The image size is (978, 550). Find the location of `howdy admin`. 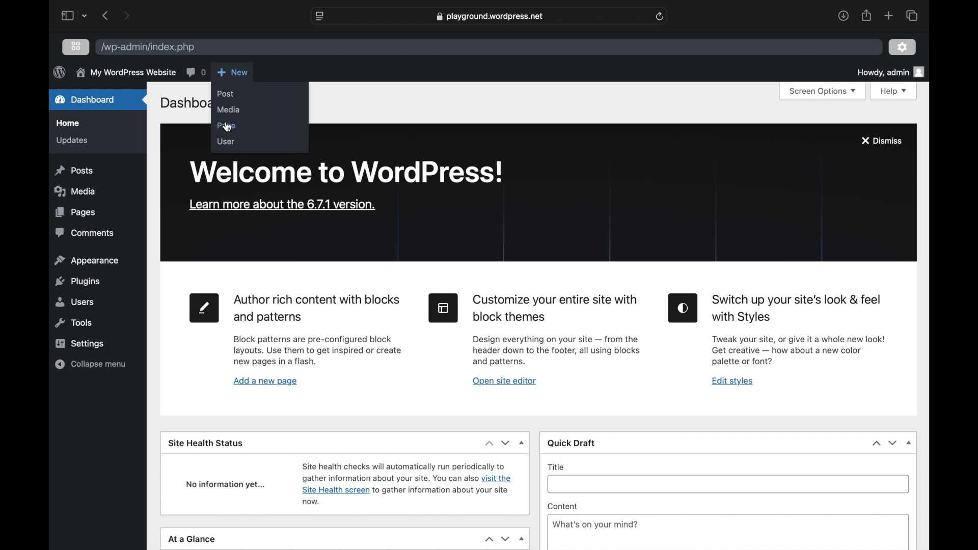

howdy admin is located at coordinates (891, 71).